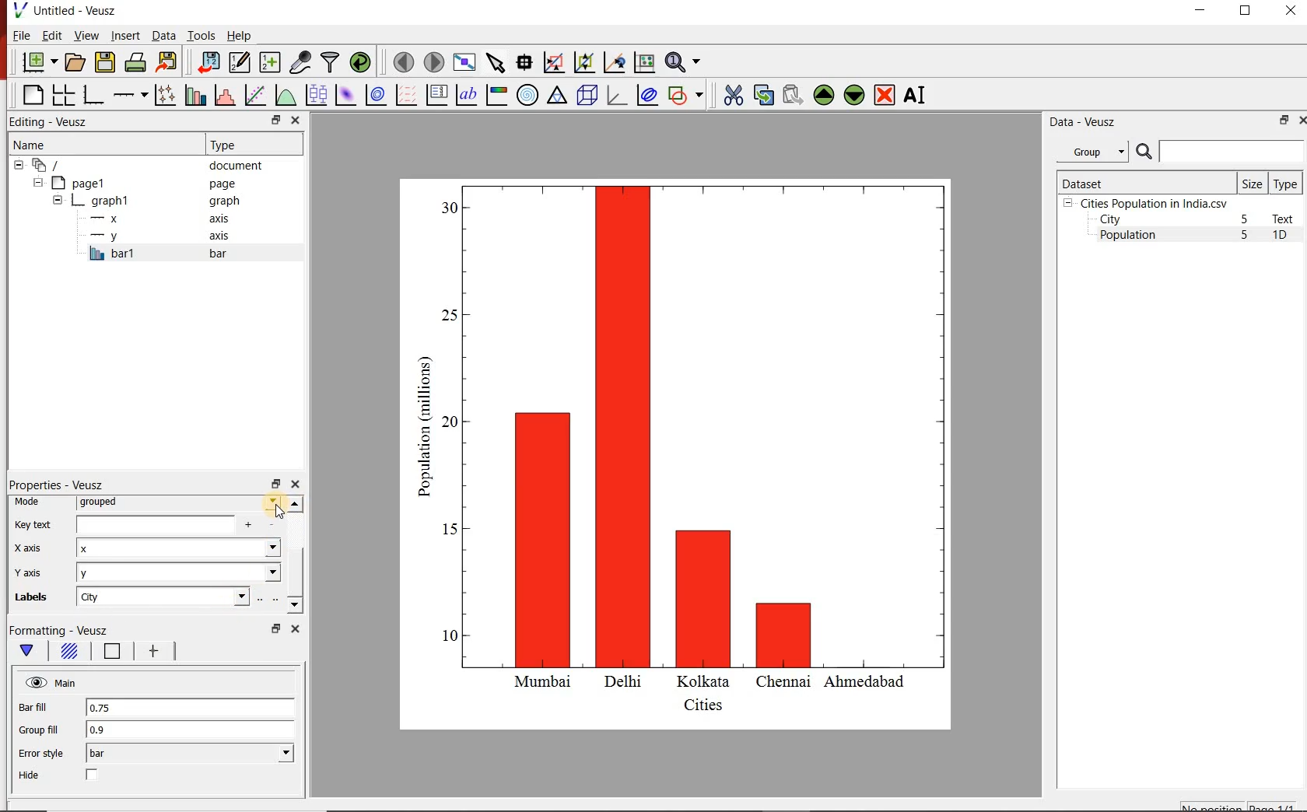  Describe the element at coordinates (143, 164) in the screenshot. I see `document` at that location.